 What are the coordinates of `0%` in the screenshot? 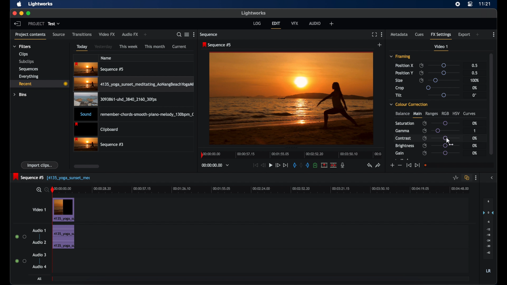 It's located at (475, 146).